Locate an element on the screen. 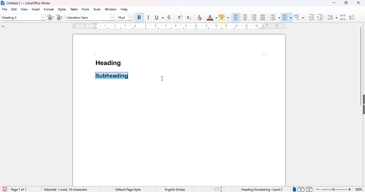  Heading Numbering Level 2 is located at coordinates (262, 189).